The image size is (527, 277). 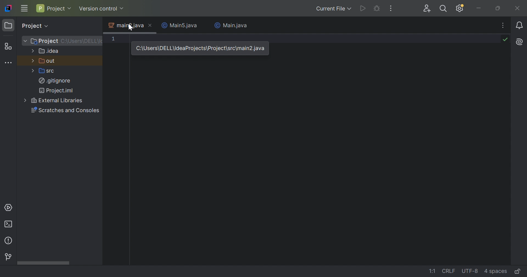 I want to click on 1, so click(x=114, y=39).